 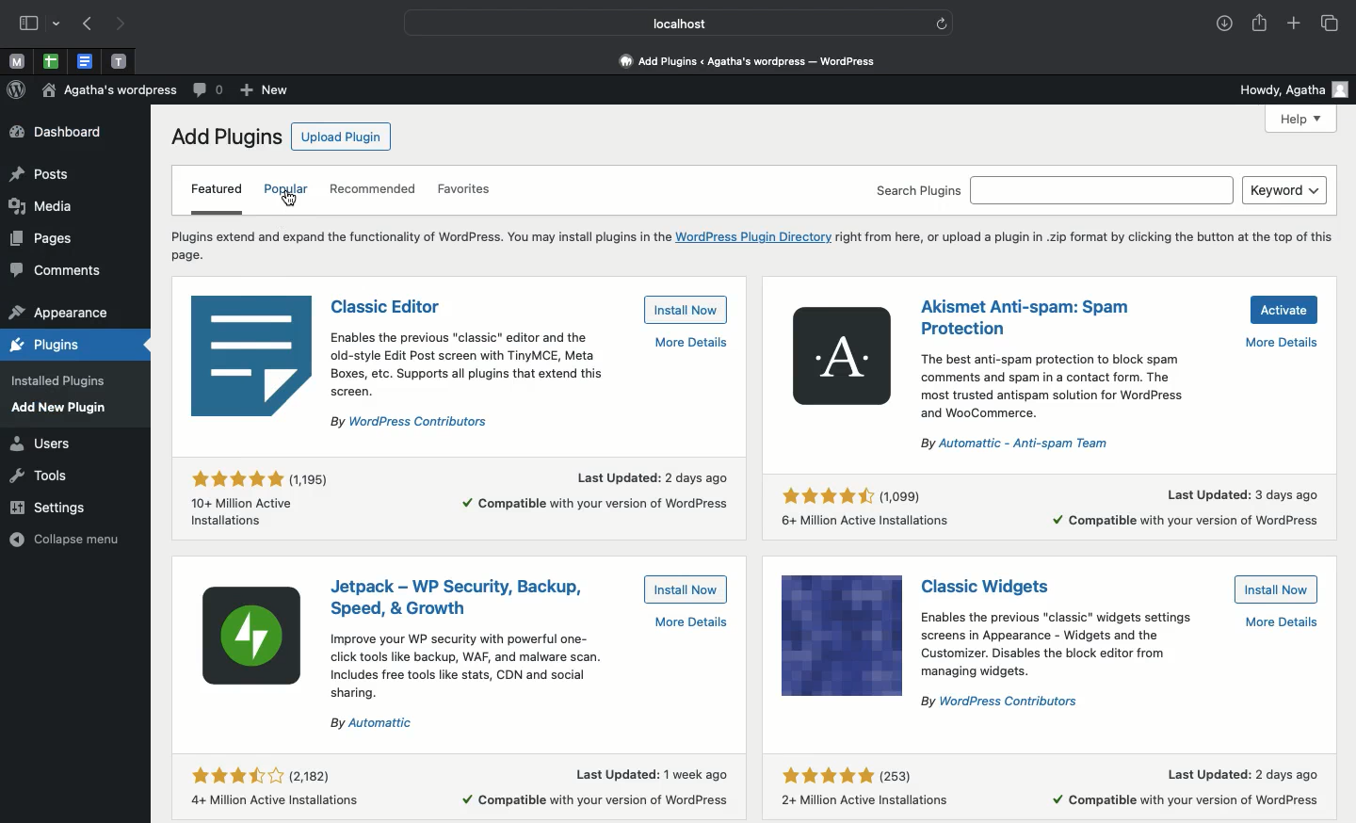 I want to click on Rating, so click(x=867, y=508).